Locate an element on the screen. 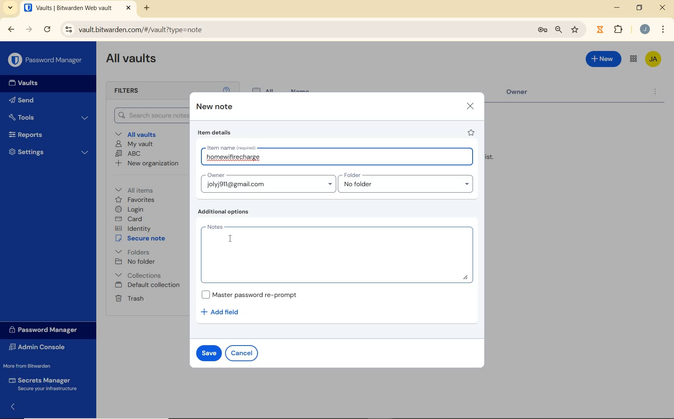 The width and height of the screenshot is (674, 419). Search Vault is located at coordinates (148, 116).